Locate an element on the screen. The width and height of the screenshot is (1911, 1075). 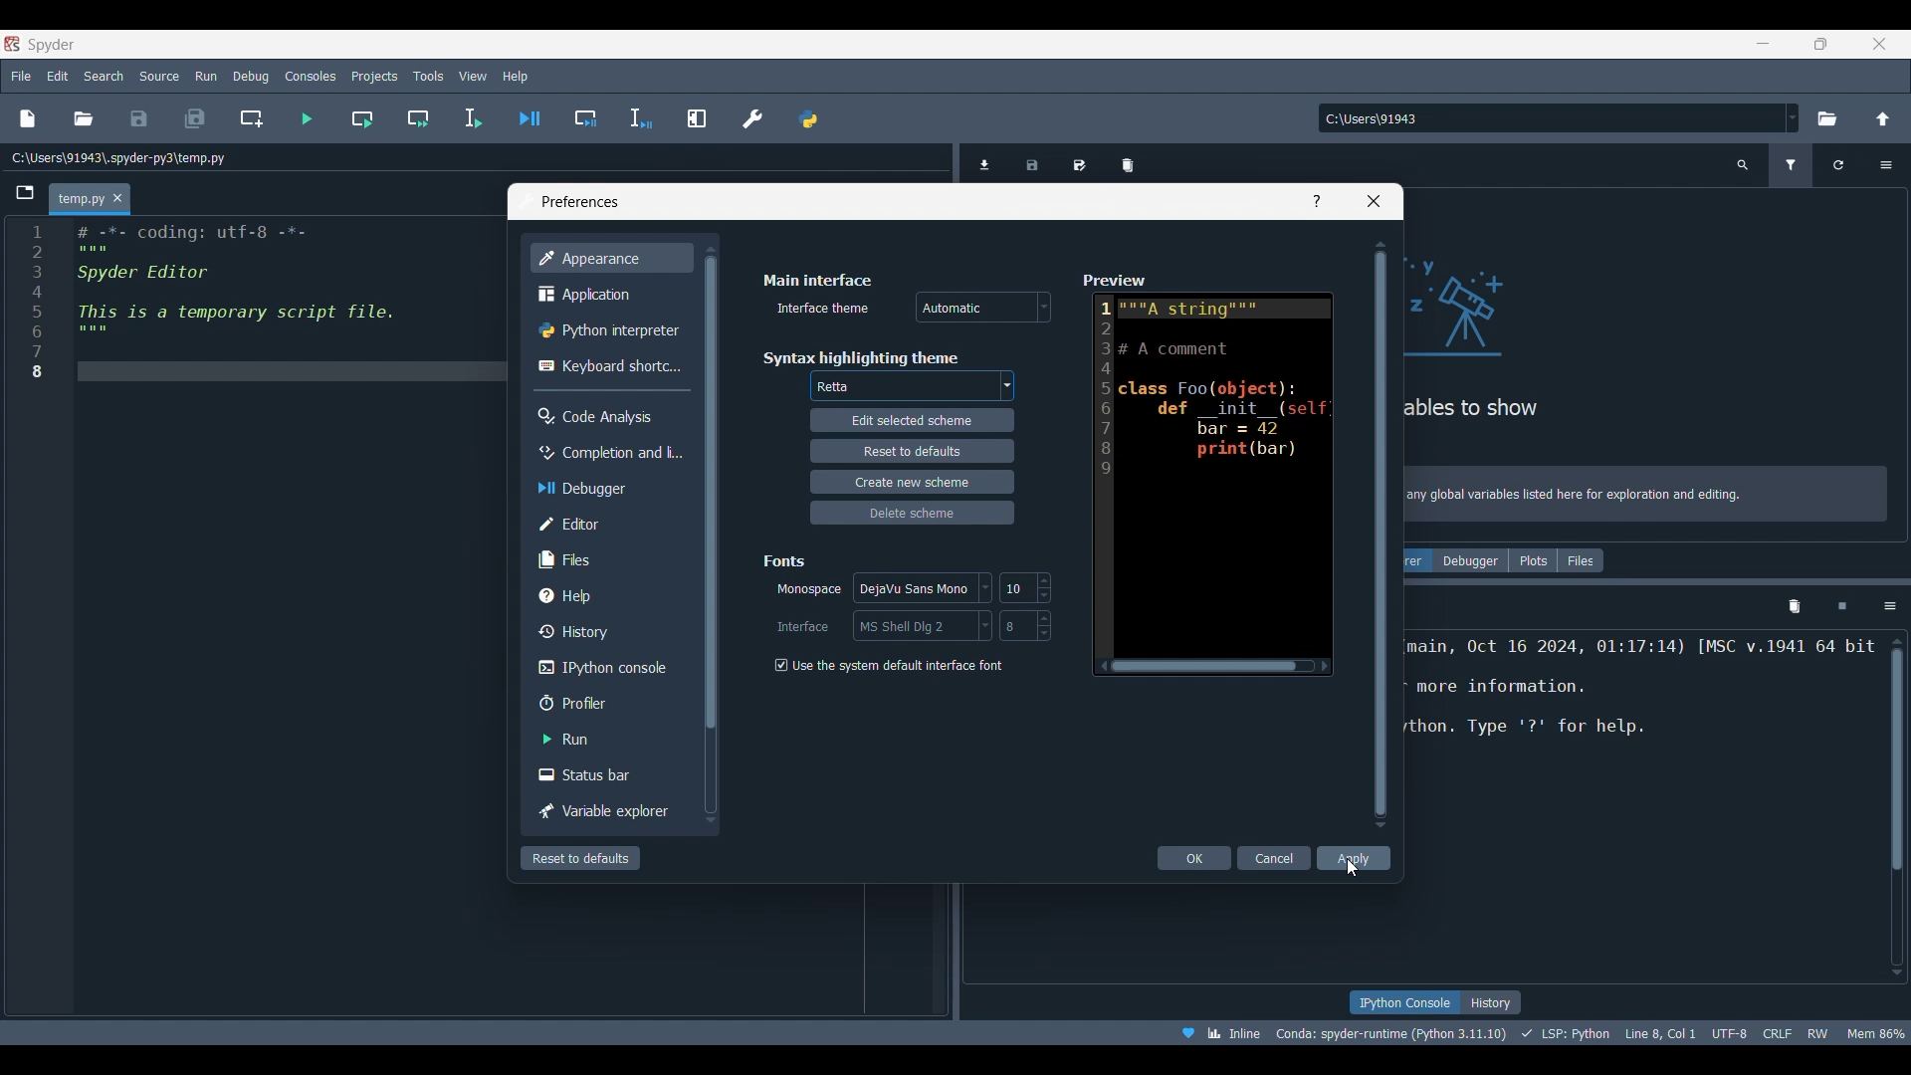
Files is located at coordinates (1582, 560).